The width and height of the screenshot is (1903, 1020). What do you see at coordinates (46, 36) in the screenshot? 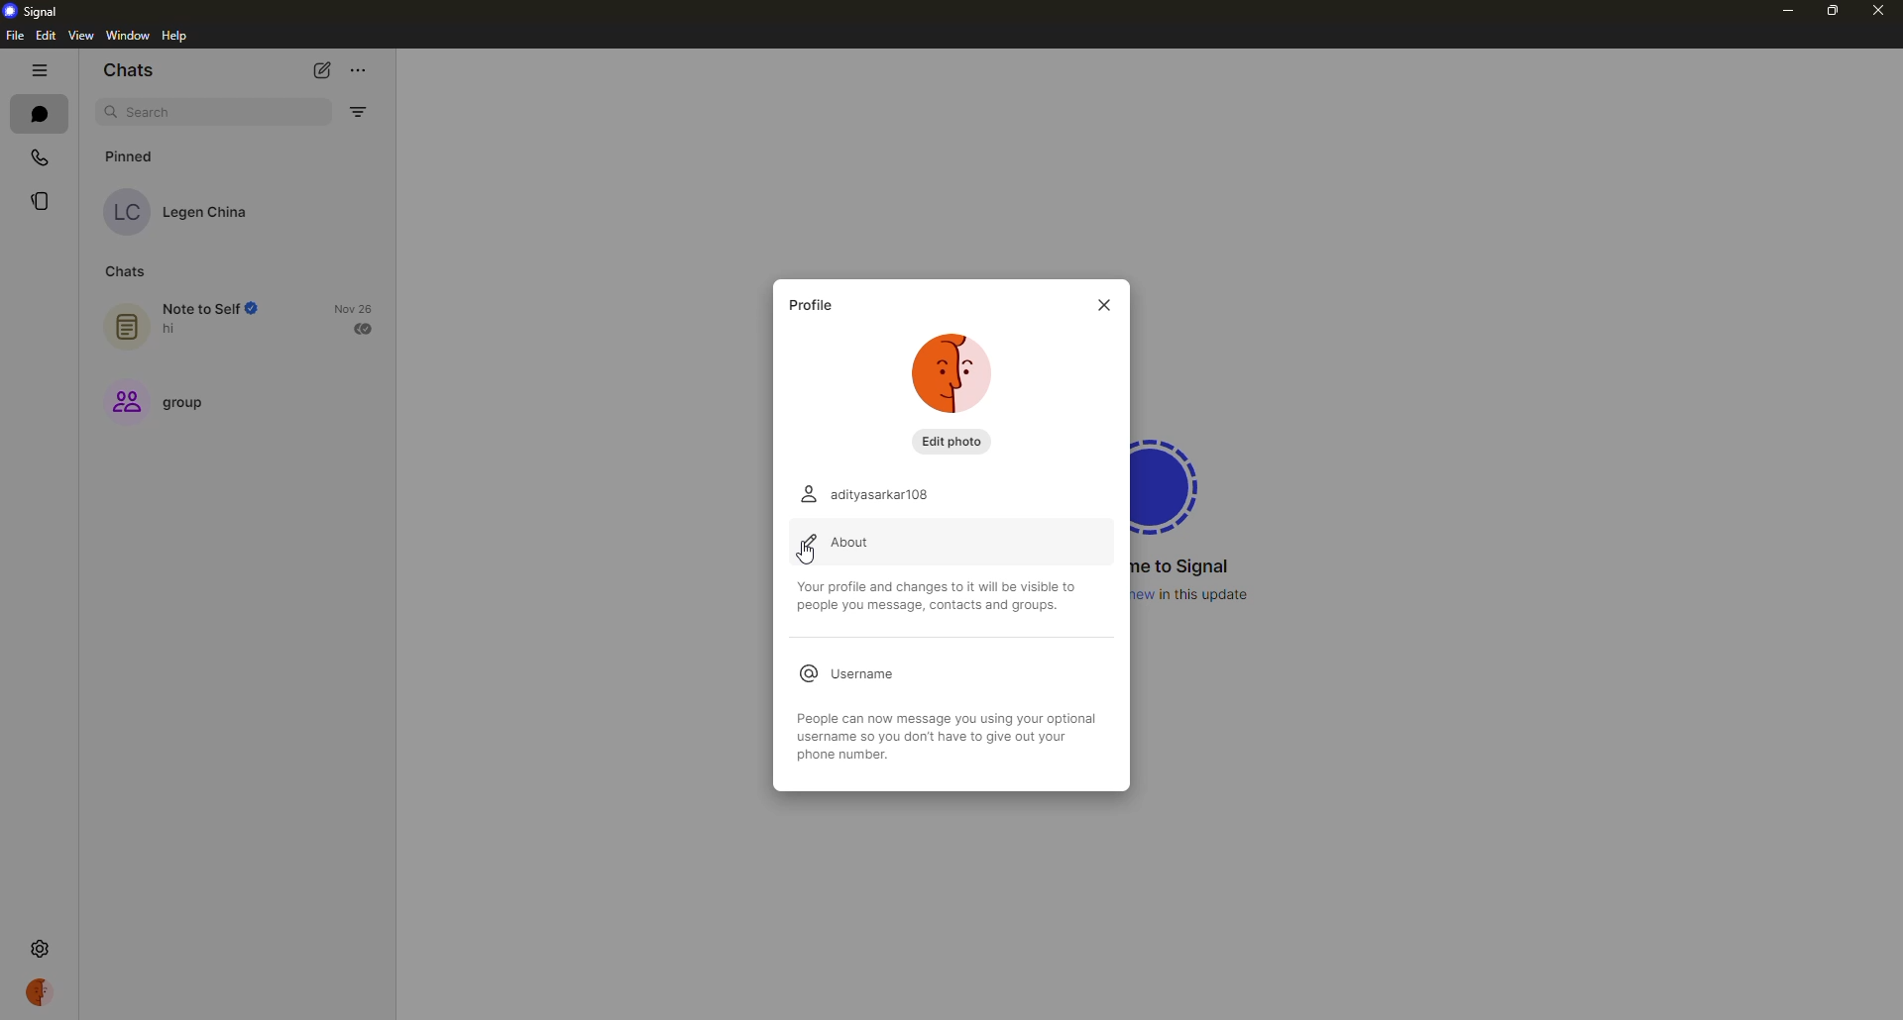
I see `edit` at bounding box center [46, 36].